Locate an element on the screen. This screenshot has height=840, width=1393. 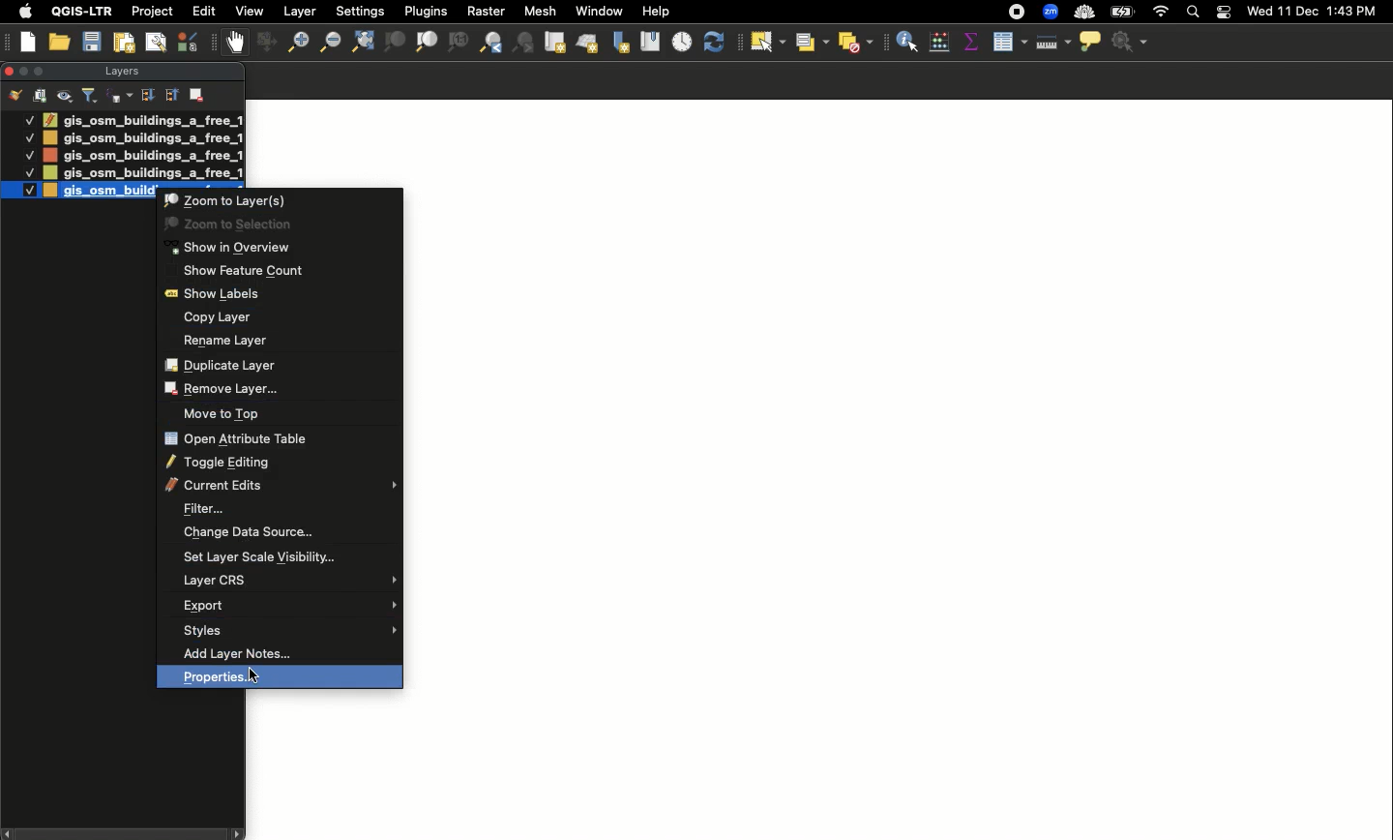
Style manager is located at coordinates (190, 42).